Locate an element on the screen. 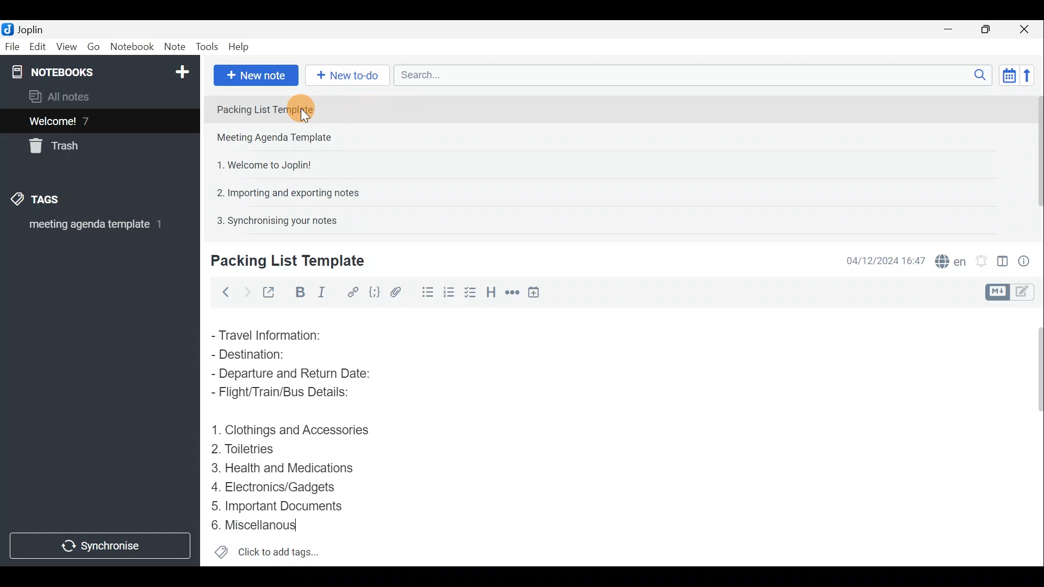 The height and width of the screenshot is (587, 1044). Heading is located at coordinates (492, 291).